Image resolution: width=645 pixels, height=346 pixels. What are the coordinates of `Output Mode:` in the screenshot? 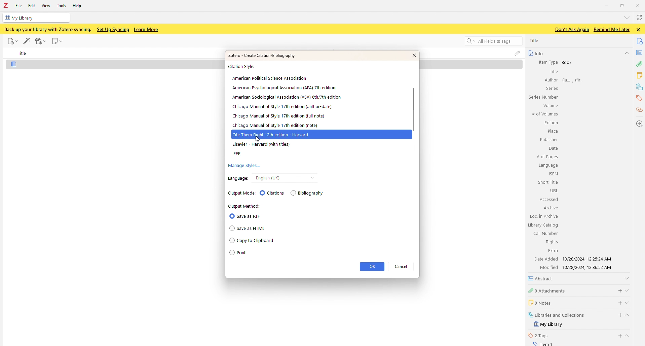 It's located at (239, 193).